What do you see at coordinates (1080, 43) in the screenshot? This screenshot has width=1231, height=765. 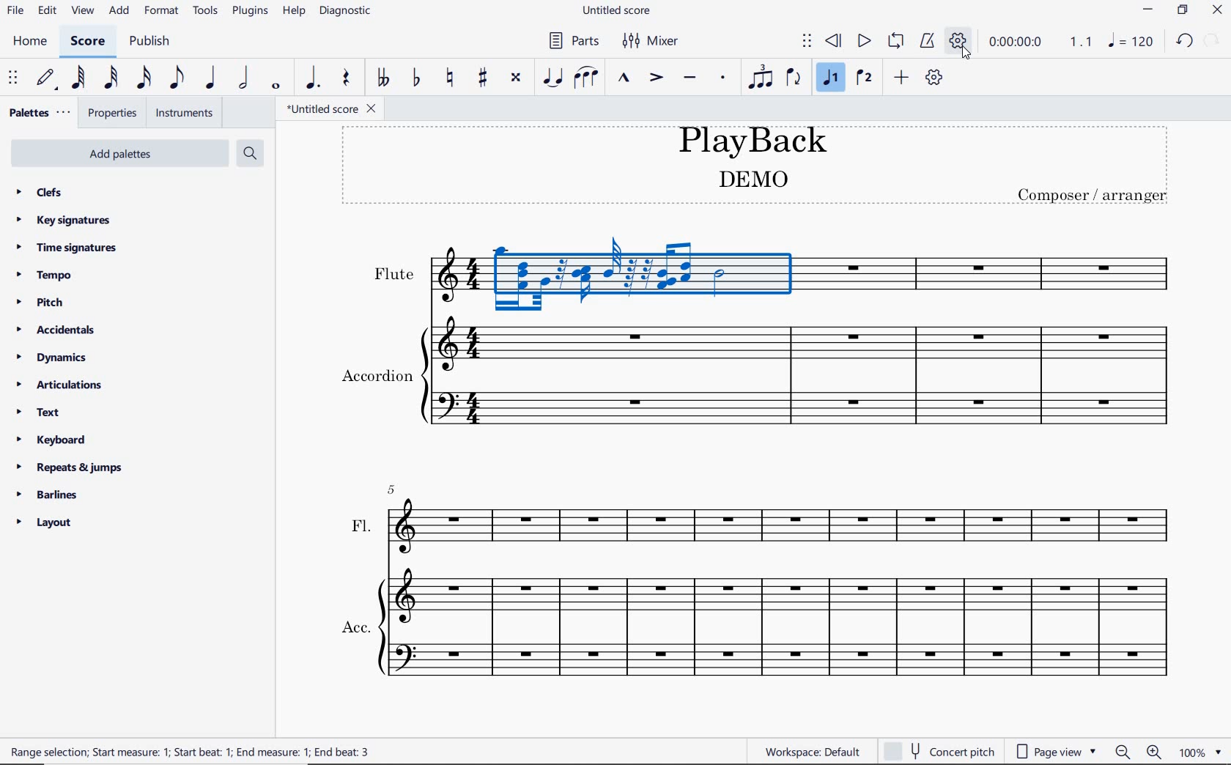 I see `Playback speed` at bounding box center [1080, 43].